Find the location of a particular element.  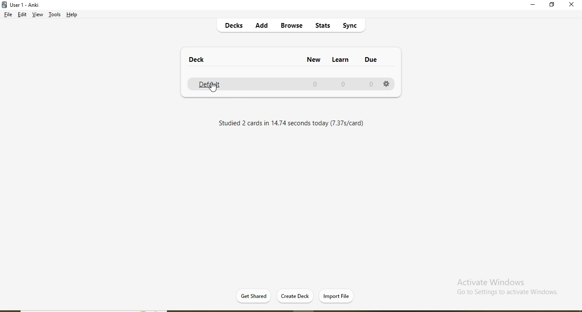

Studied 2 cards in 14.74 seconds today (7.37s/card) is located at coordinates (293, 124).